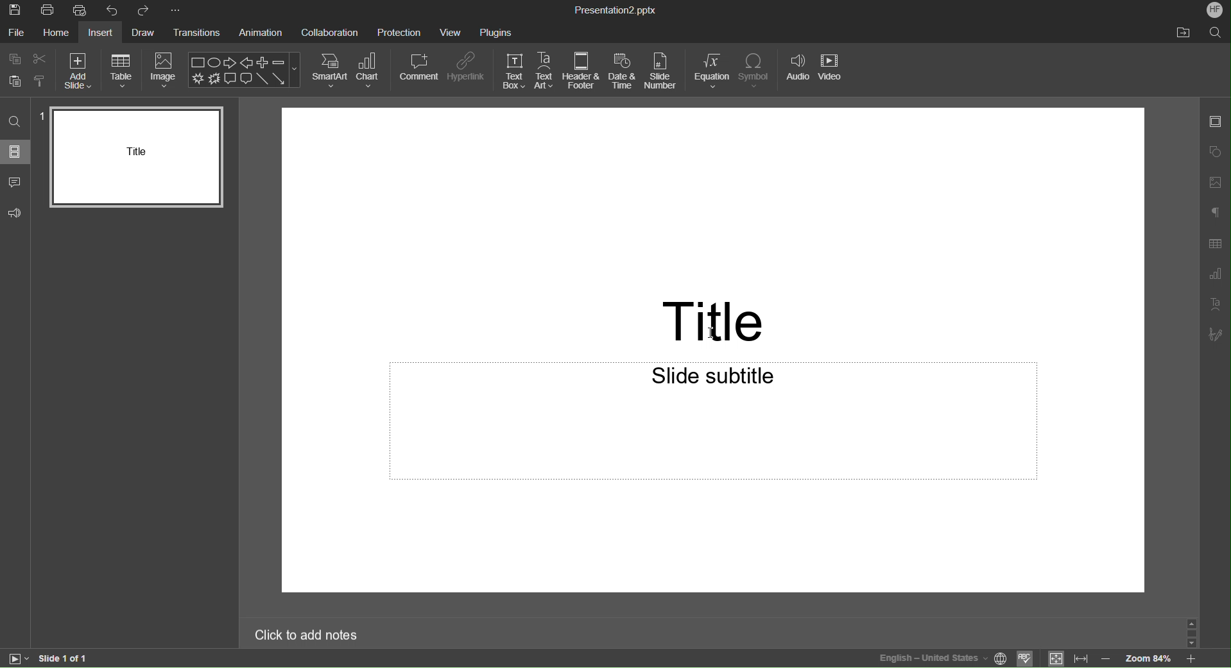  Describe the element at coordinates (1216, 153) in the screenshot. I see `Shape Settings` at that location.